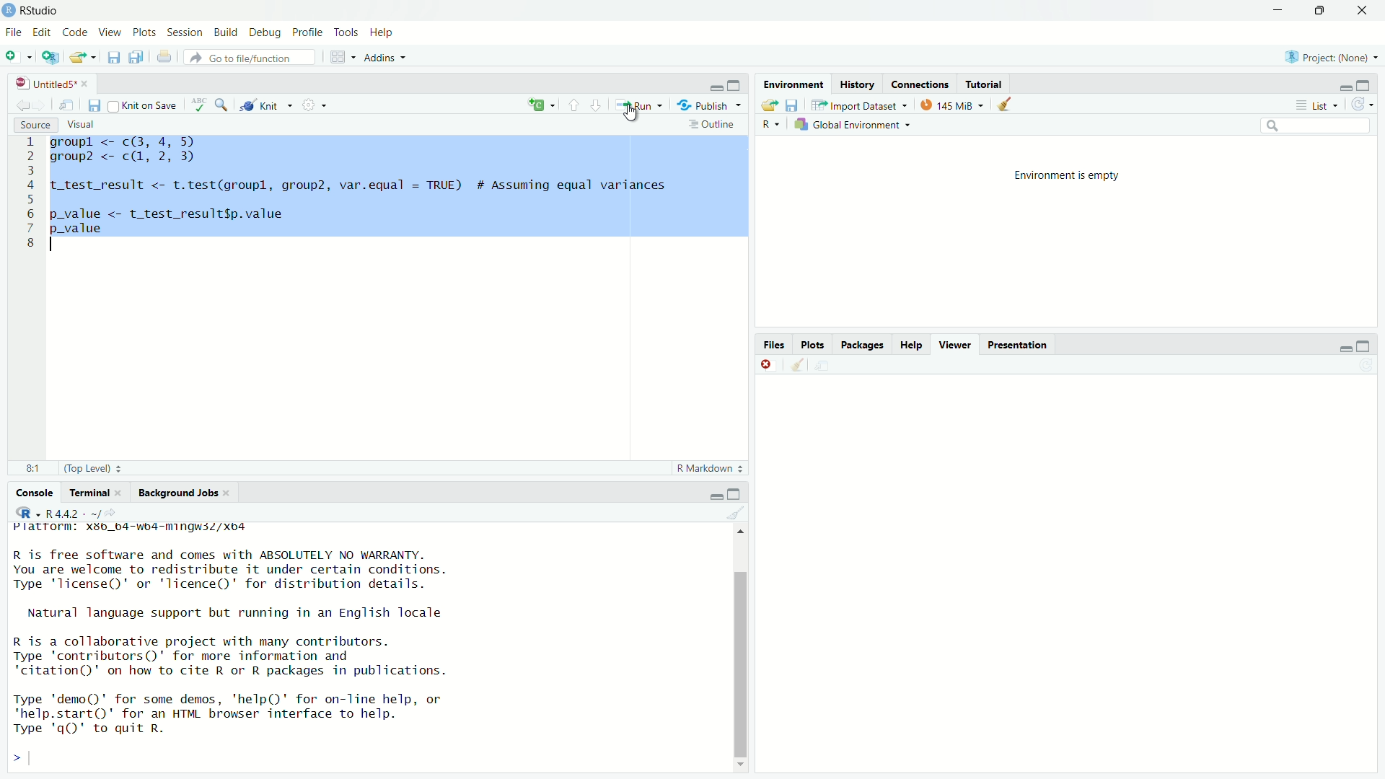 Image resolution: width=1385 pixels, height=779 pixels. Describe the element at coordinates (1314, 104) in the screenshot. I see `List ~` at that location.